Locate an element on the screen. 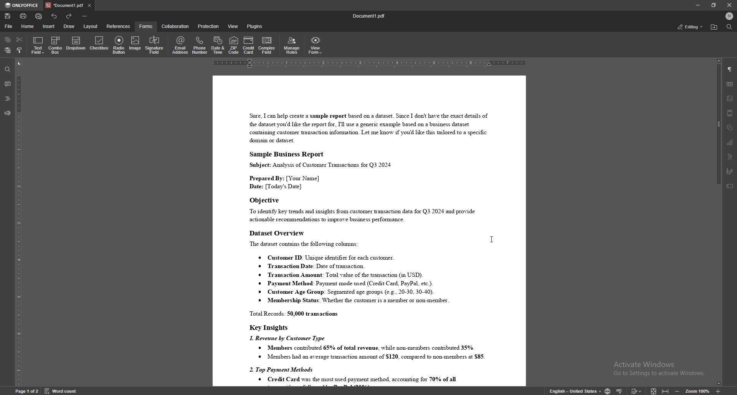  customize toolbar is located at coordinates (84, 16).